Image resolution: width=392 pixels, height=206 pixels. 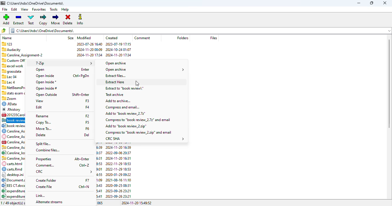 What do you see at coordinates (113, 170) in the screenshot?
I see `created date & time` at bounding box center [113, 170].